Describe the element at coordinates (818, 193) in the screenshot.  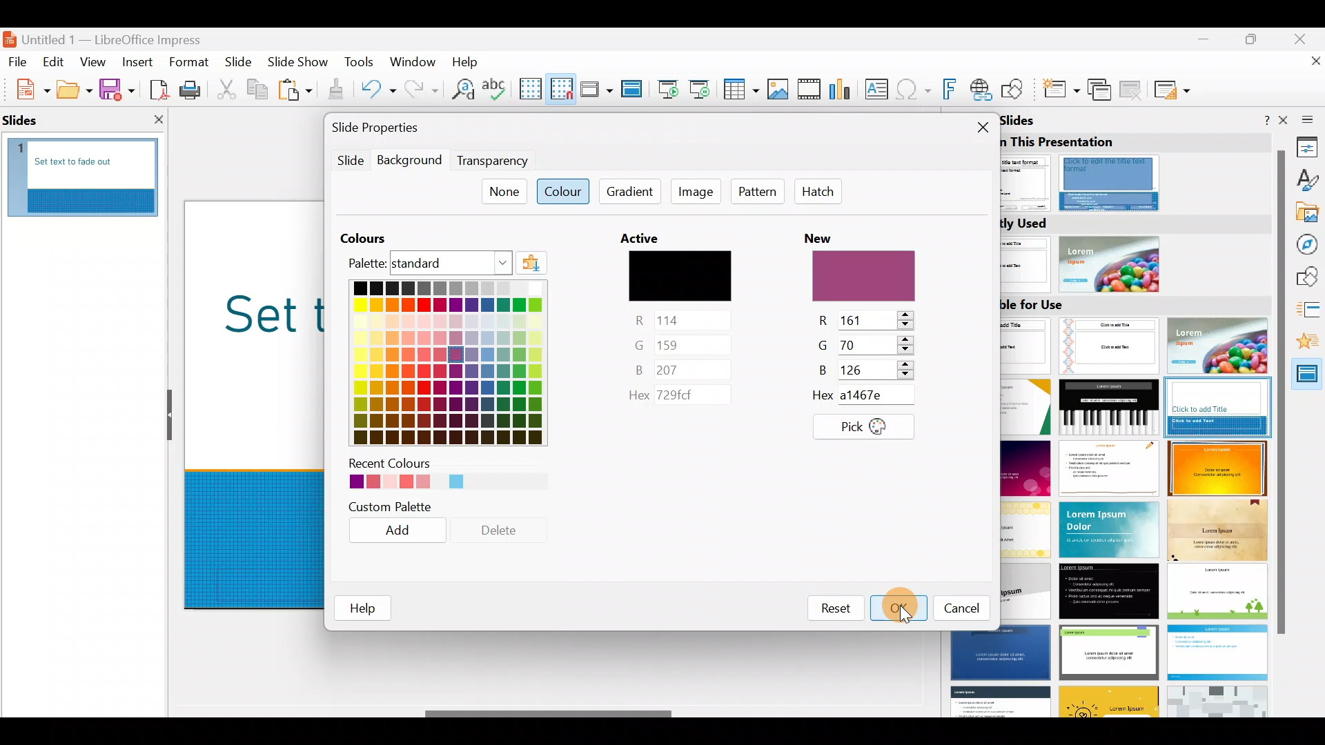
I see `Hatch` at that location.